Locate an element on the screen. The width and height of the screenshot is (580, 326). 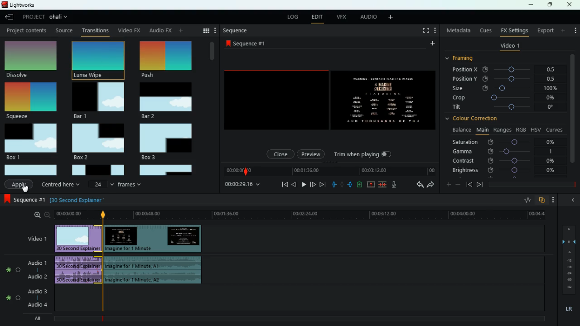
more is located at coordinates (215, 30).